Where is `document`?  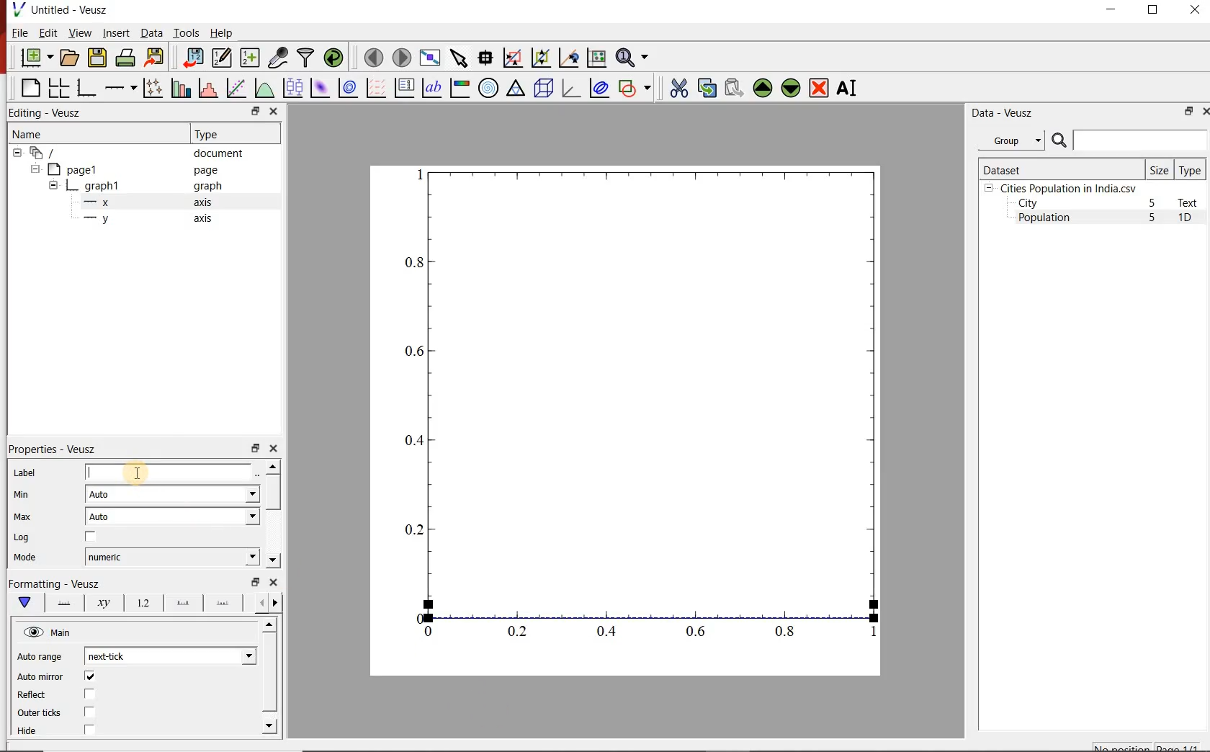
document is located at coordinates (133, 152).